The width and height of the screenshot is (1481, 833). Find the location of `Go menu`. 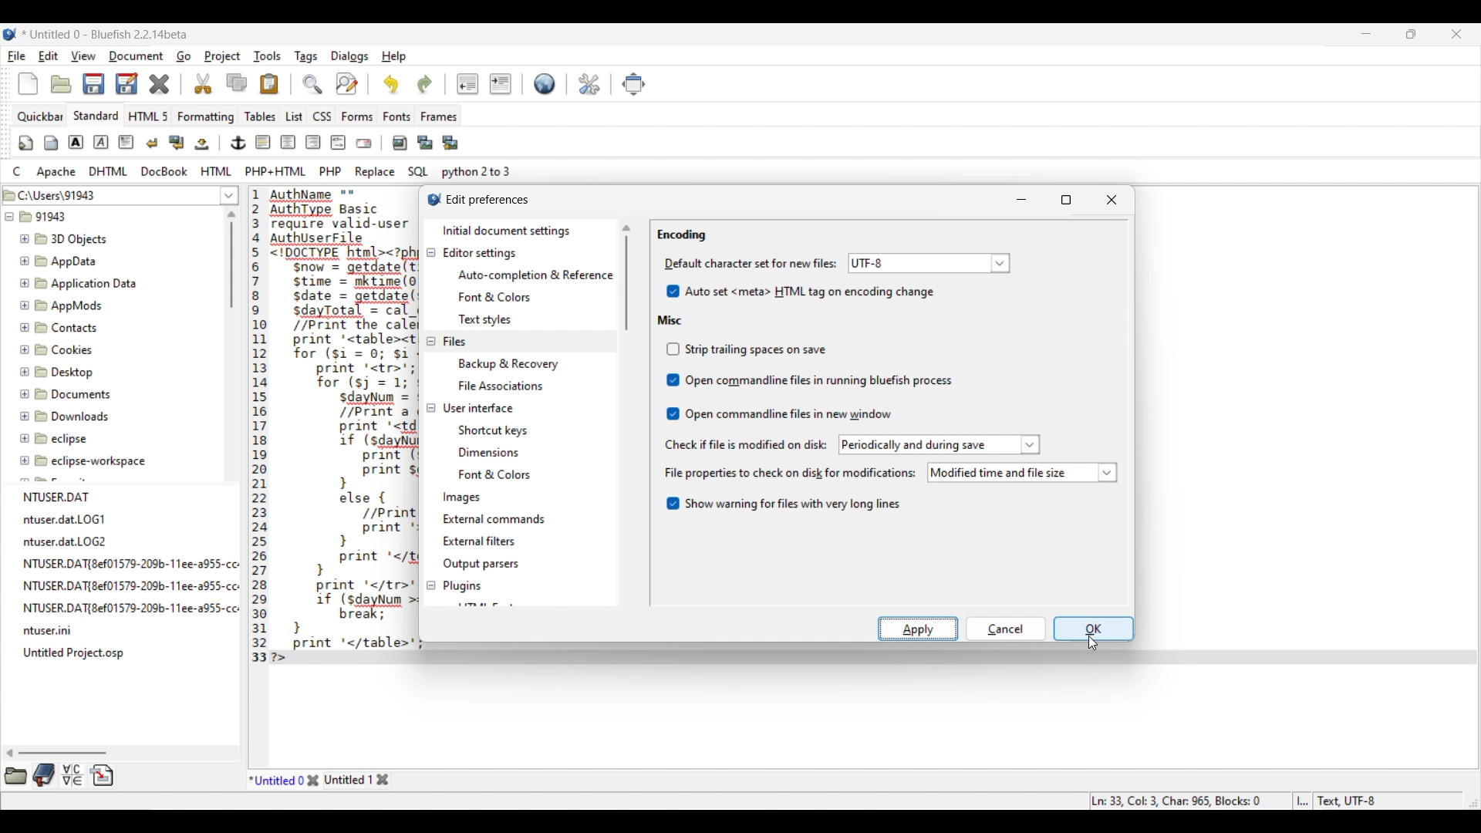

Go menu is located at coordinates (184, 56).